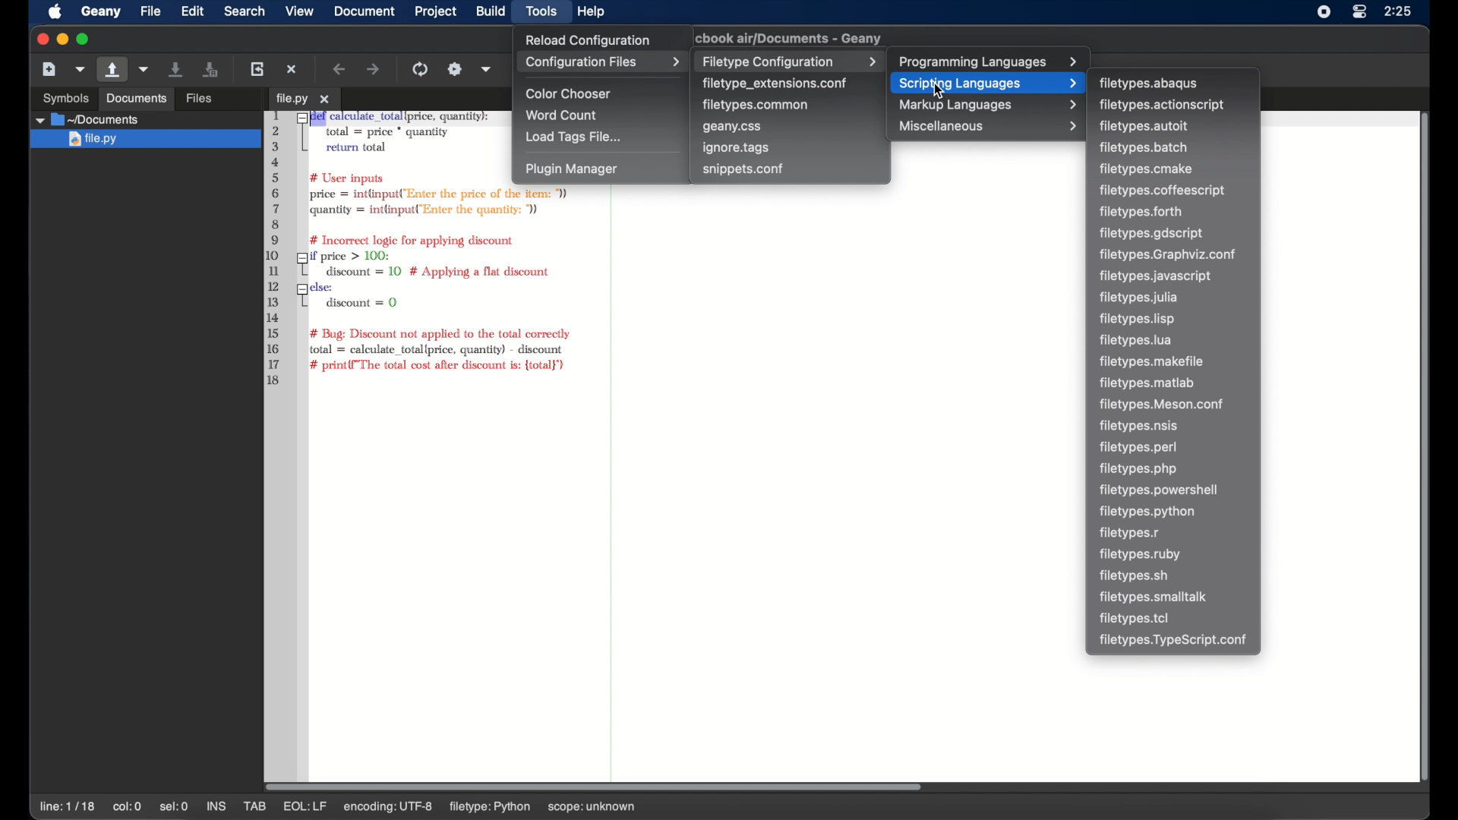 The image size is (1458, 820). Describe the element at coordinates (374, 70) in the screenshot. I see `navigate forward a location` at that location.